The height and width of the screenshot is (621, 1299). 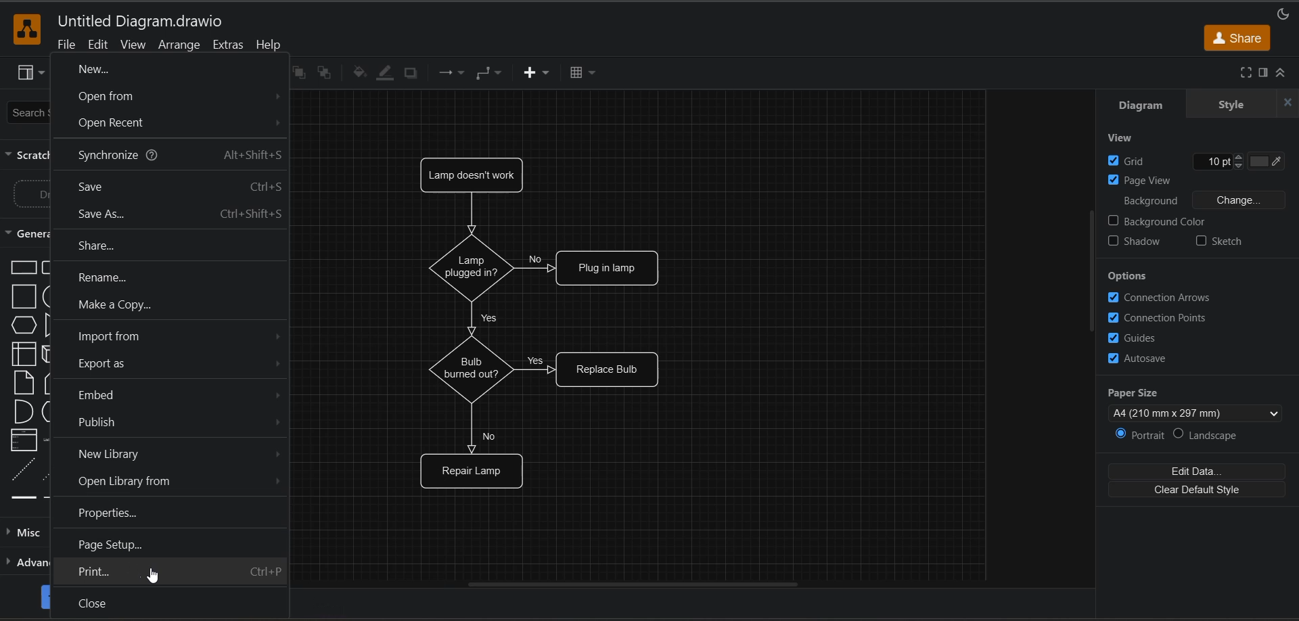 What do you see at coordinates (534, 73) in the screenshot?
I see `insert` at bounding box center [534, 73].